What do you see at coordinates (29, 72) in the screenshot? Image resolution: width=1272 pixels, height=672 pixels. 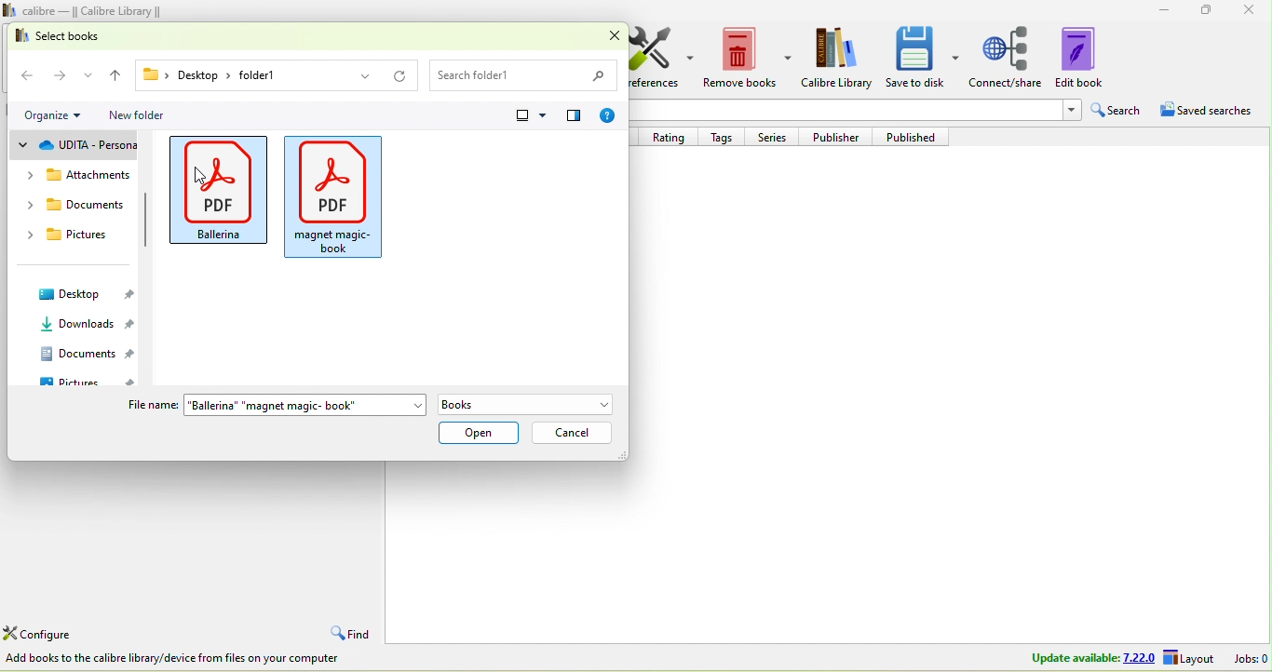 I see `back to the pc` at bounding box center [29, 72].